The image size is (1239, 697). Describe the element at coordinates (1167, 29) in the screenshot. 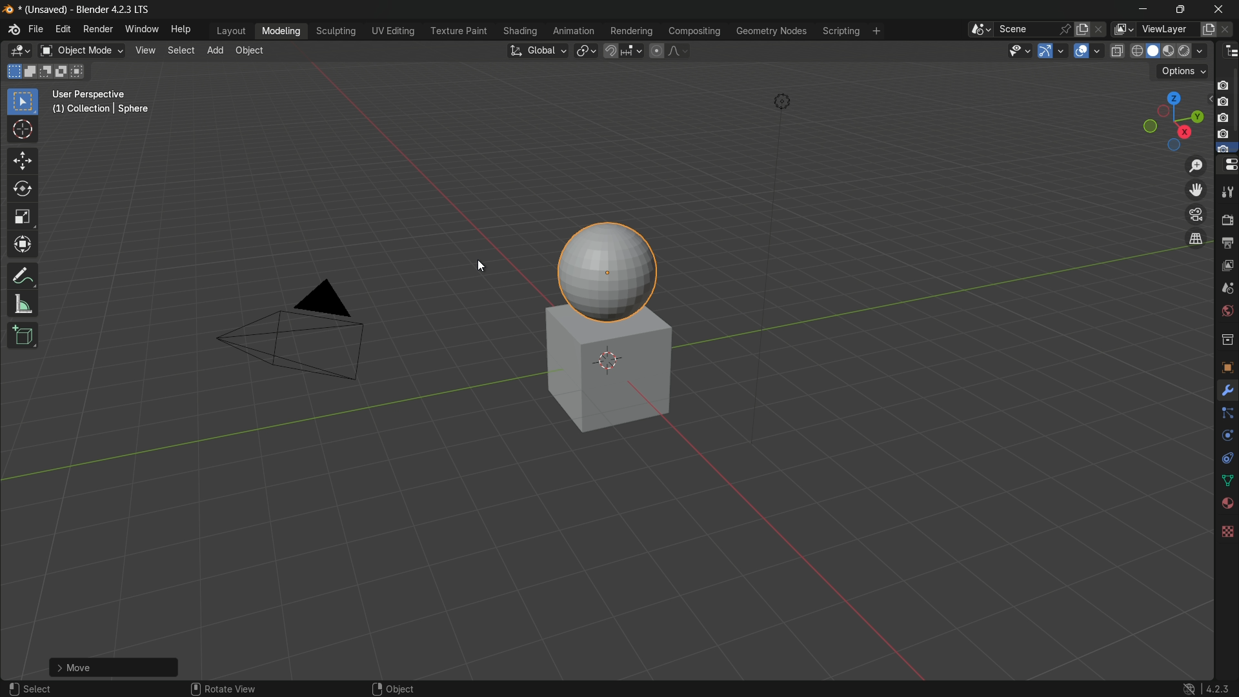

I see `view layer name` at that location.